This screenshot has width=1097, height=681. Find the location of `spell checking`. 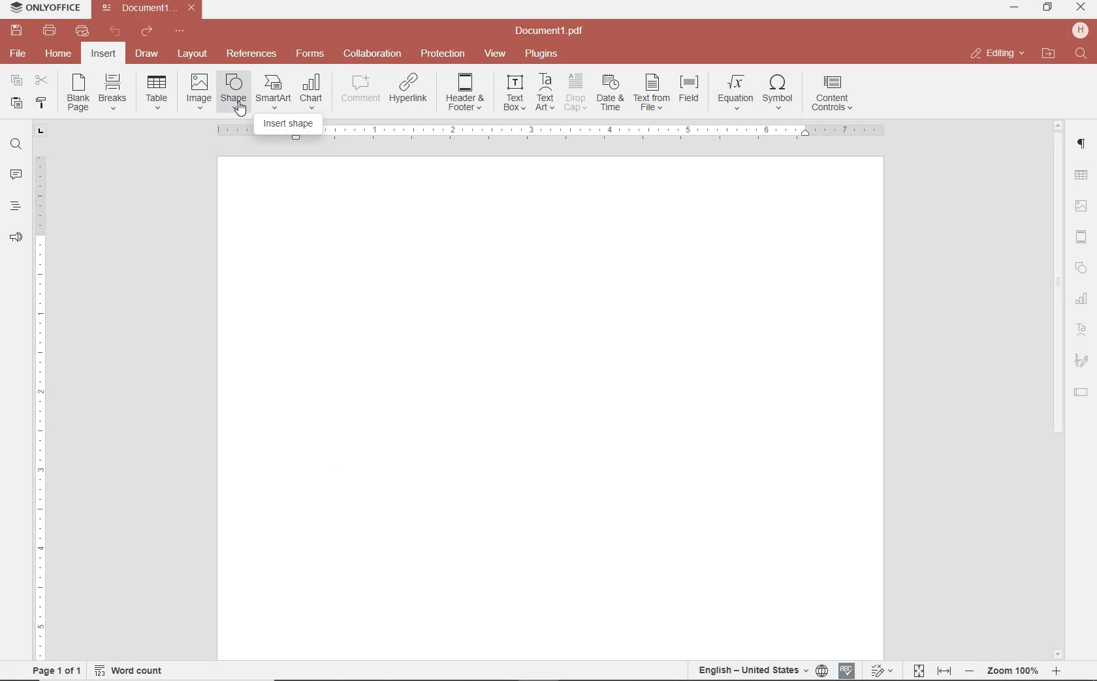

spell checking is located at coordinates (847, 671).